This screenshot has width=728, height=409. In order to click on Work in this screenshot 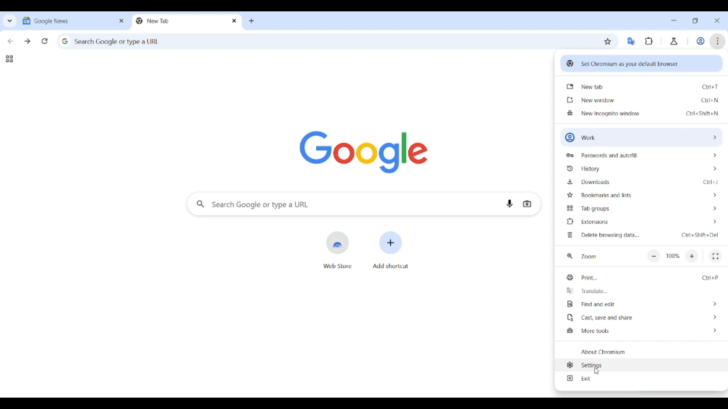, I will do `click(700, 41)`.